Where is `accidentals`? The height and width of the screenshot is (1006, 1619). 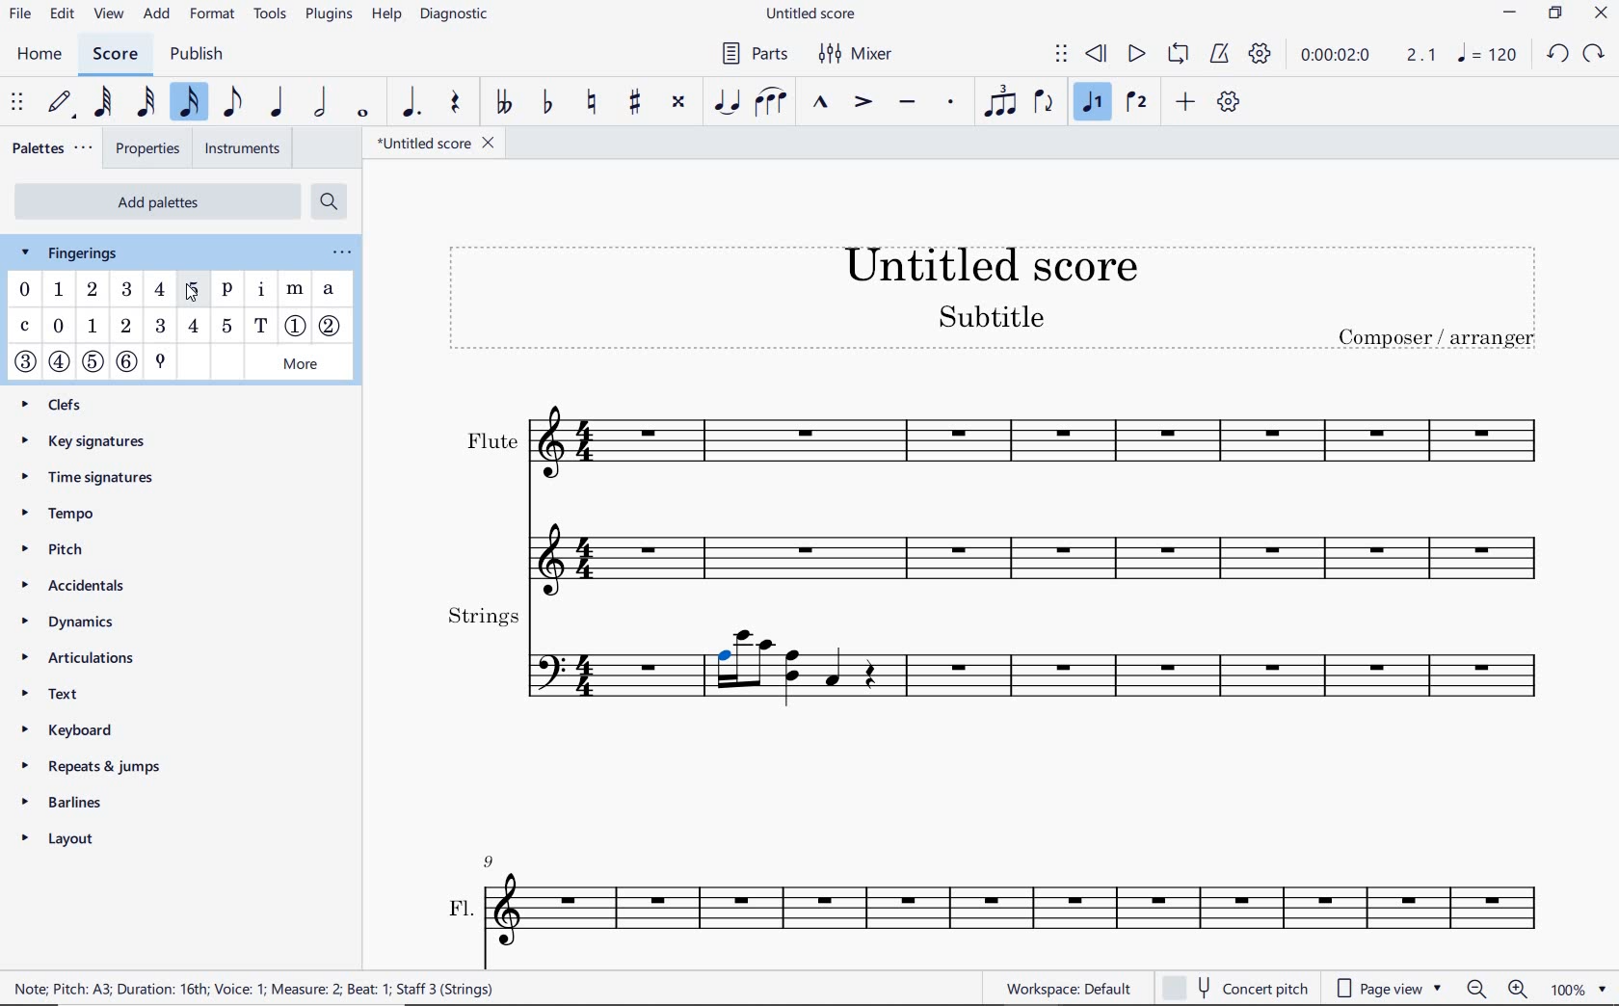 accidentals is located at coordinates (80, 585).